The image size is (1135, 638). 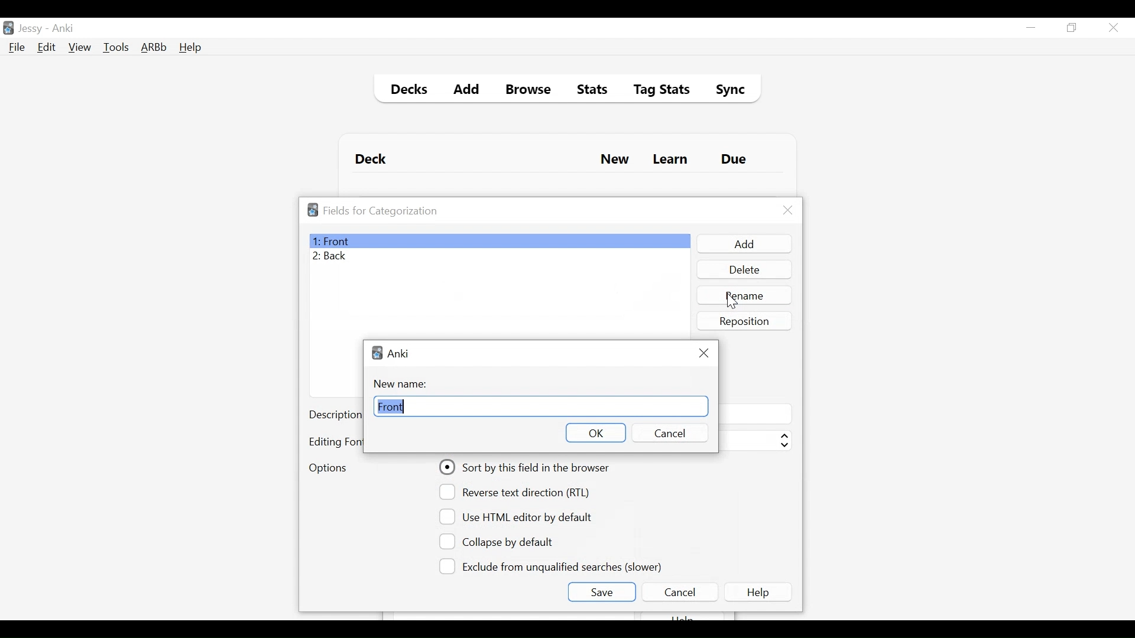 What do you see at coordinates (377, 353) in the screenshot?
I see `Anki logo` at bounding box center [377, 353].